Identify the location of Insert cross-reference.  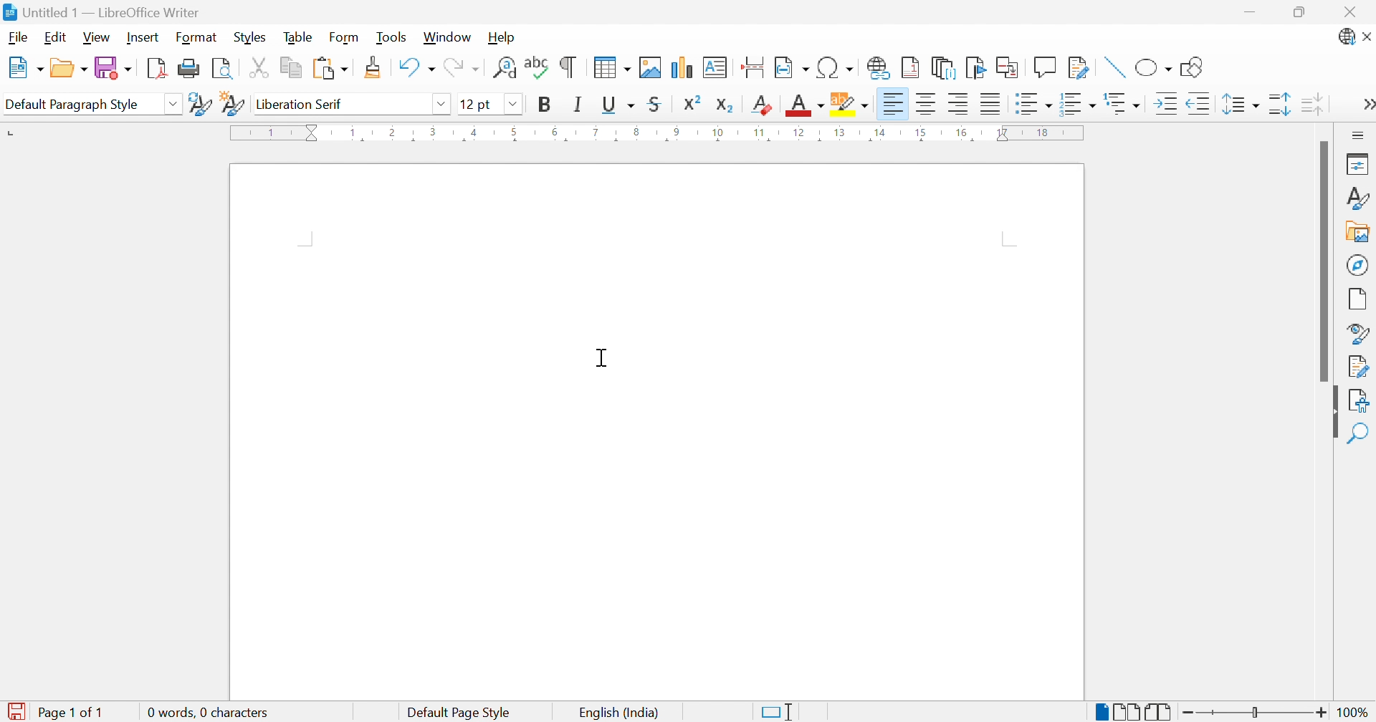
(1010, 66).